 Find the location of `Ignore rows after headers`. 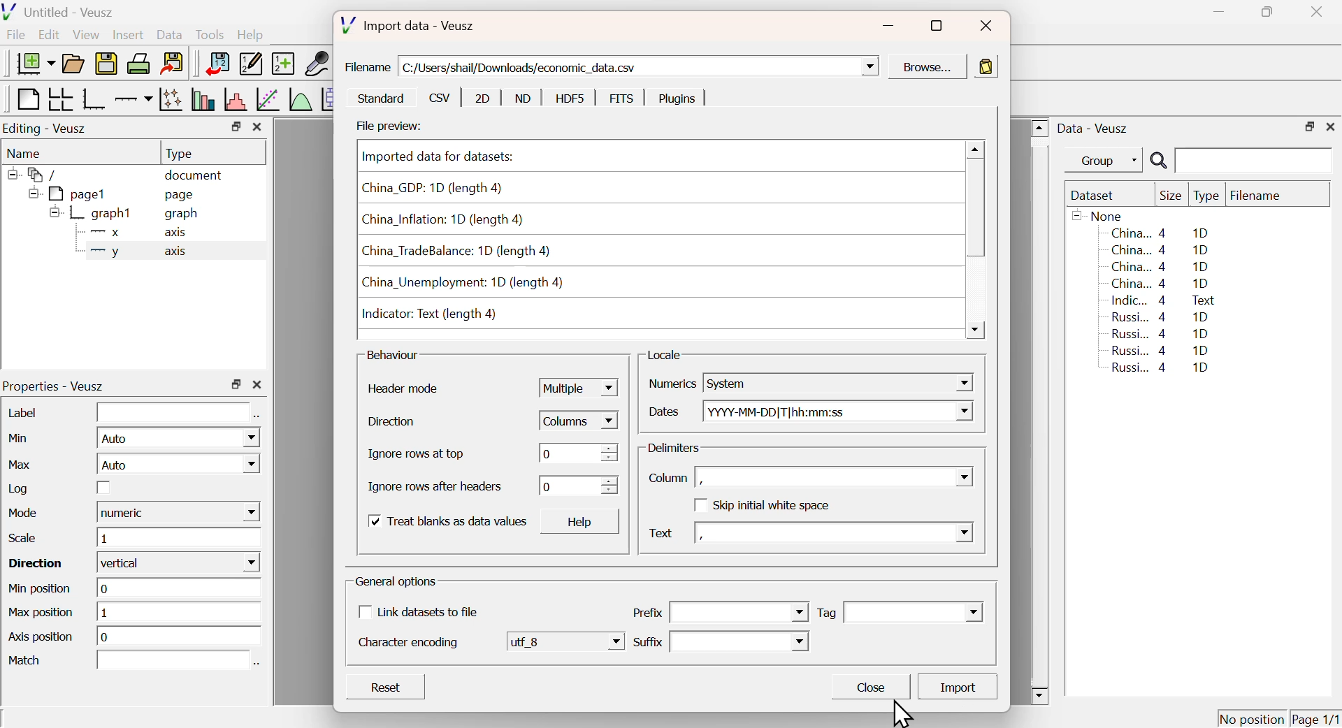

Ignore rows after headers is located at coordinates (435, 486).